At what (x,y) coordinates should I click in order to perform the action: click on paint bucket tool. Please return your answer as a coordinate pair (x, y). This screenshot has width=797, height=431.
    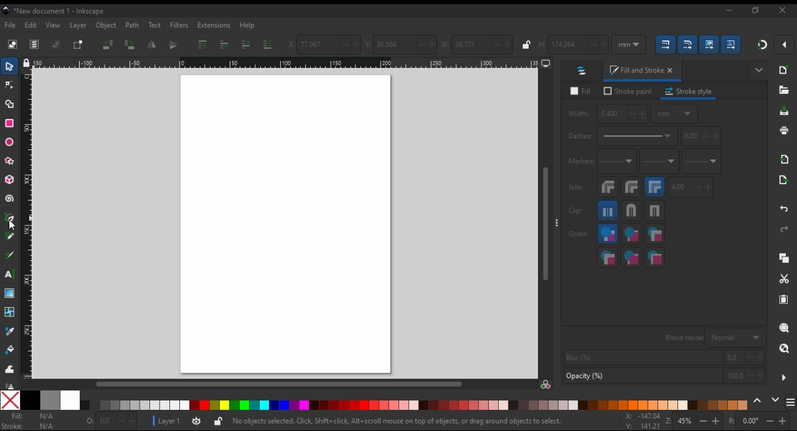
    Looking at the image, I should click on (9, 350).